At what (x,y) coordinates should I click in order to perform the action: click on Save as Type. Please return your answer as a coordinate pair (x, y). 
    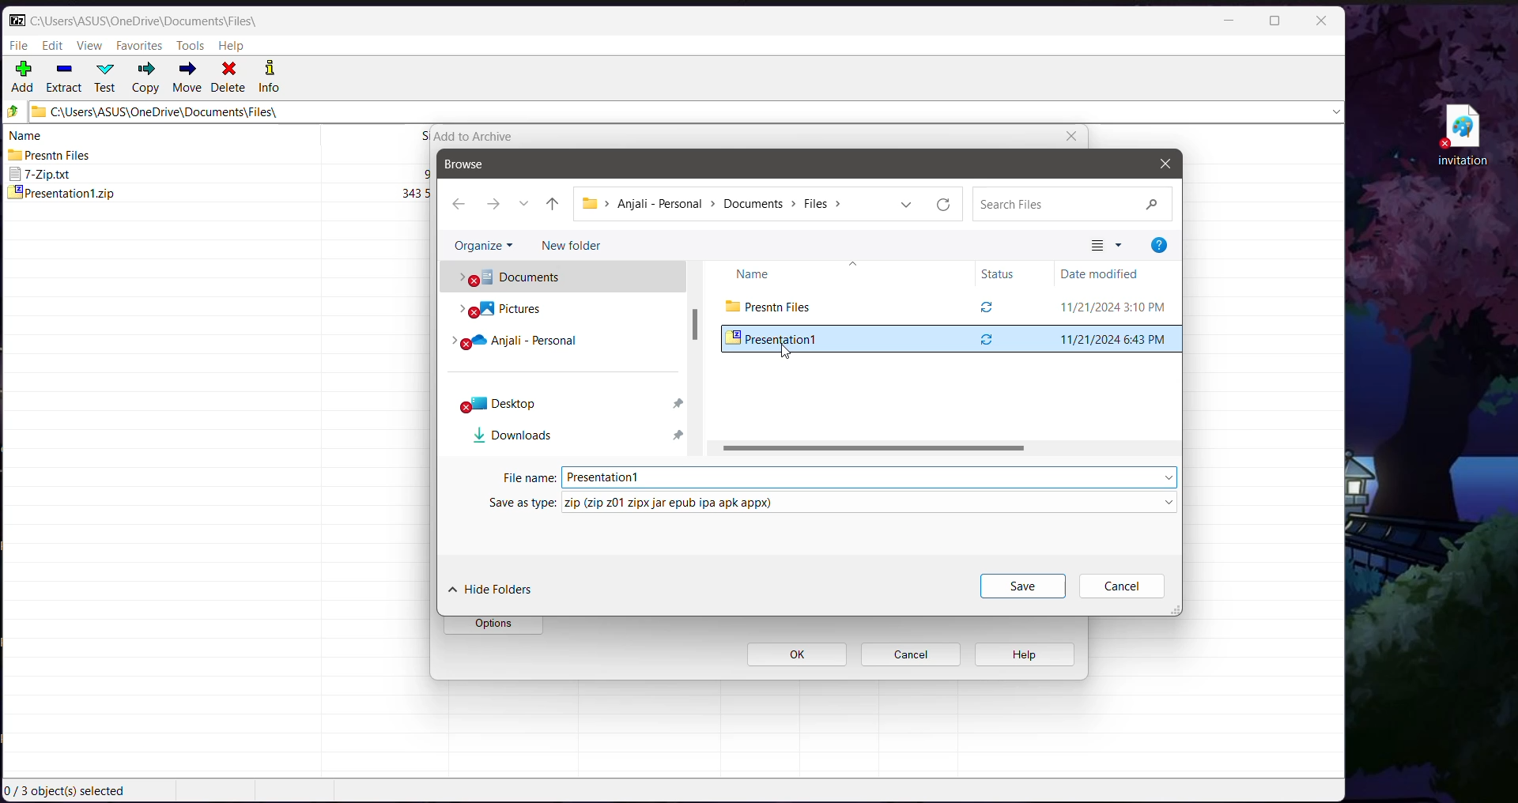
    Looking at the image, I should click on (515, 502).